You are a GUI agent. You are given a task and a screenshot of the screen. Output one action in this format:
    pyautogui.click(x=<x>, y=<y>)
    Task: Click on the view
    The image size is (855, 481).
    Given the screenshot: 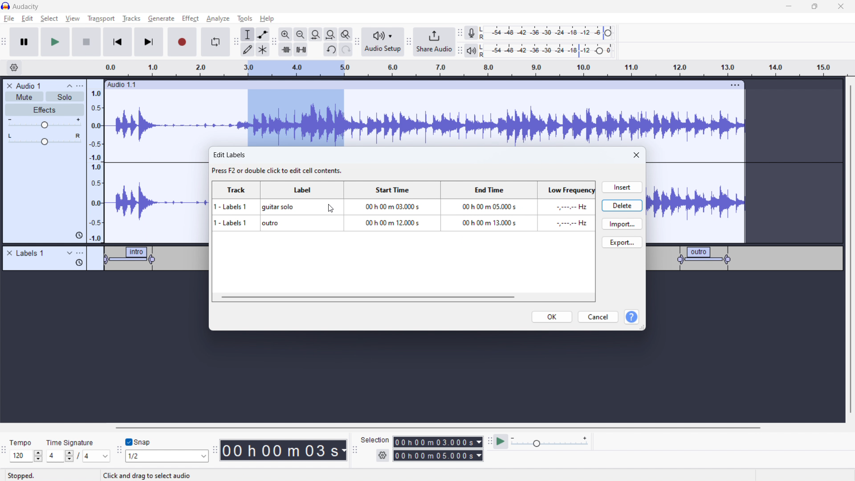 What is the action you would take?
    pyautogui.click(x=73, y=18)
    